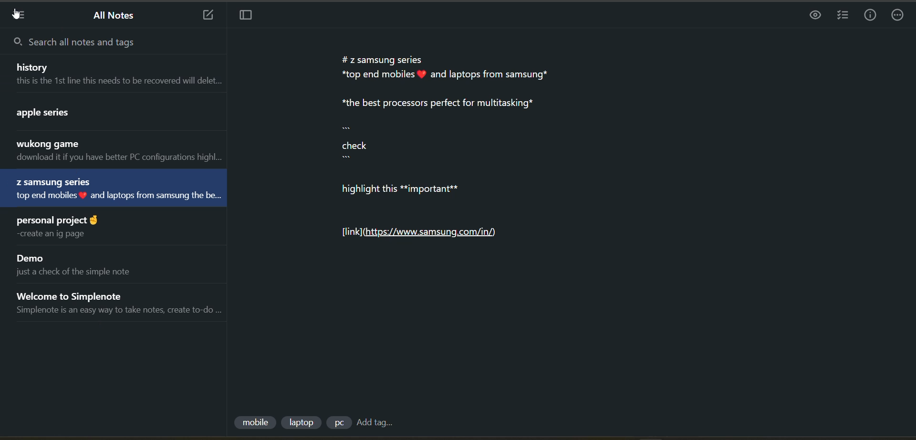 Image resolution: width=916 pixels, height=440 pixels. I want to click on note title and preview, so click(94, 115).